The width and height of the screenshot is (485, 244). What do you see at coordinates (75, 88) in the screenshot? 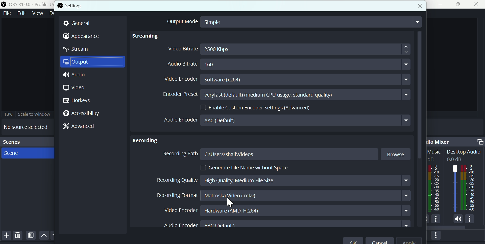
I see `Video` at bounding box center [75, 88].